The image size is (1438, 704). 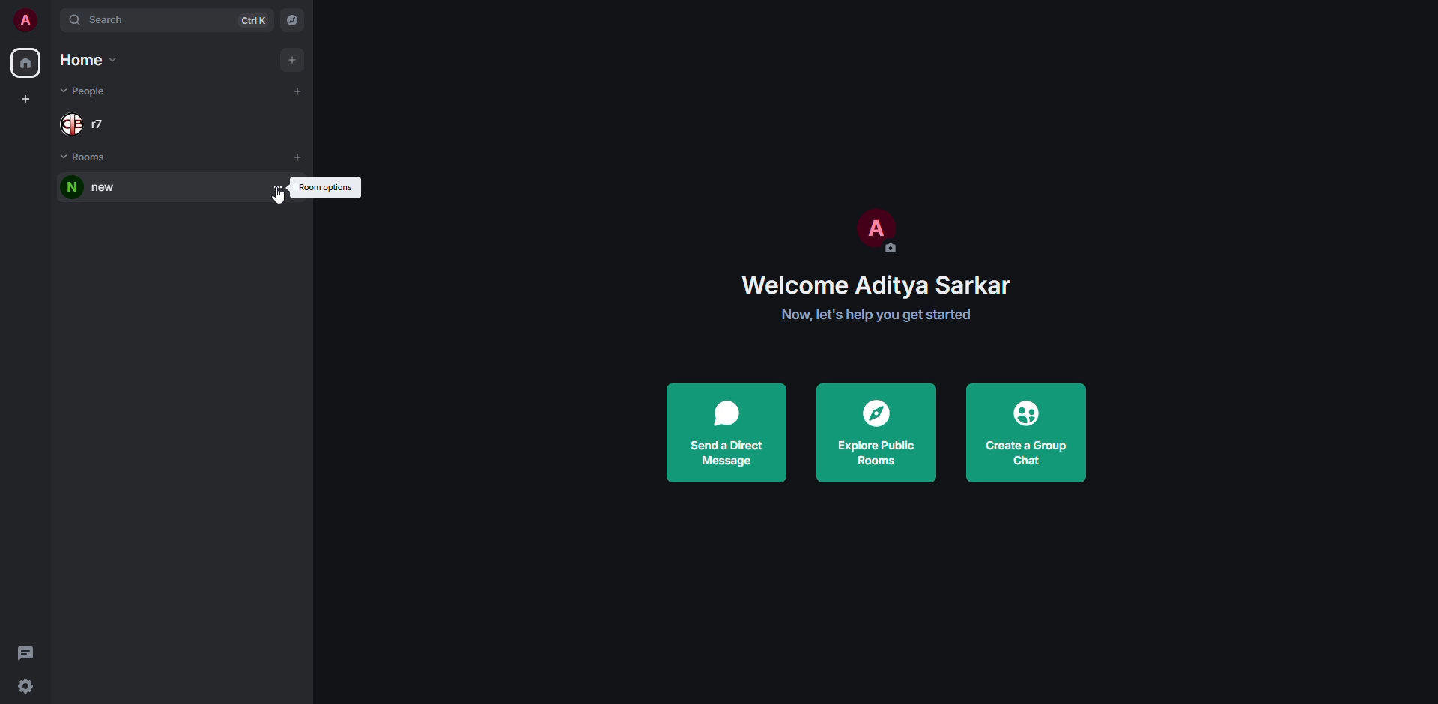 I want to click on room options, so click(x=326, y=186).